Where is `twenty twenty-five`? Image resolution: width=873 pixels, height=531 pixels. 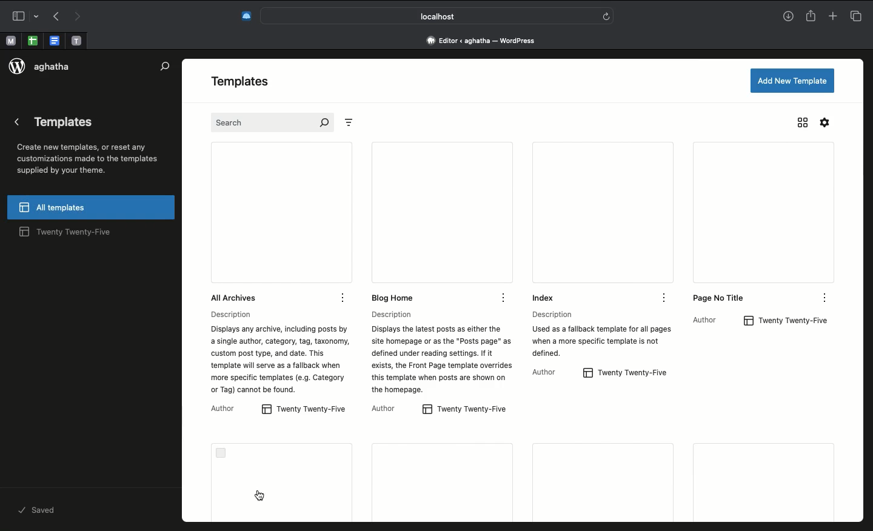 twenty twenty-five is located at coordinates (464, 407).